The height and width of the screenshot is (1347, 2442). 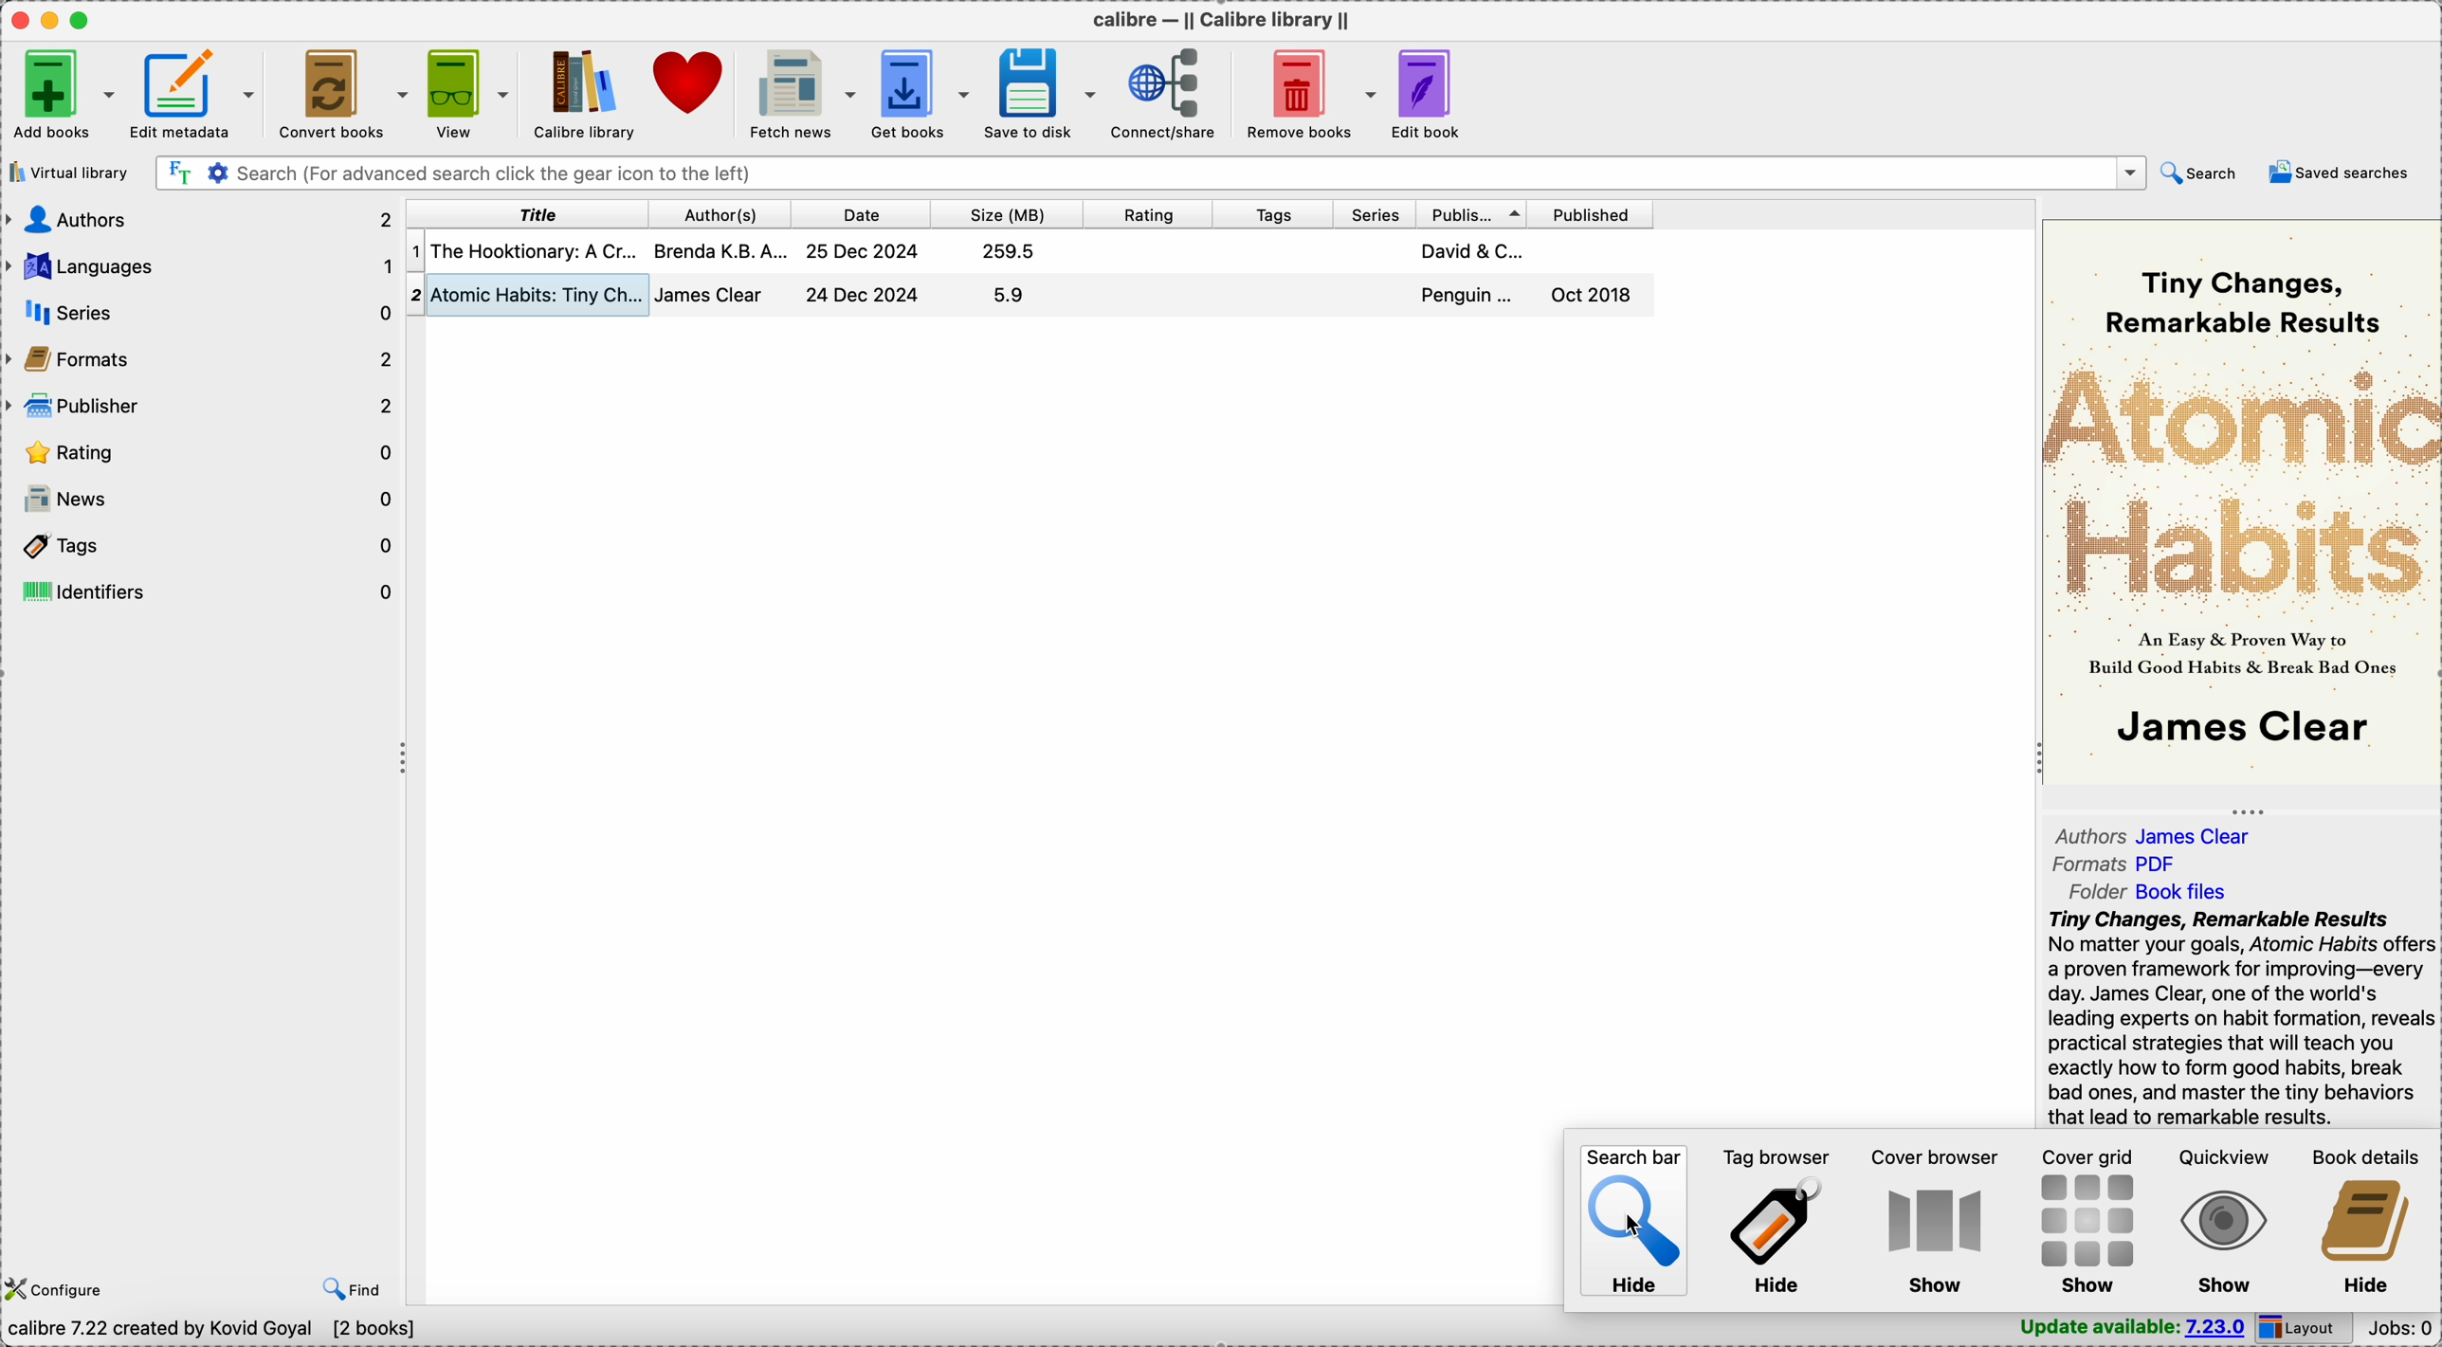 I want to click on an easy & proven way to build good habits & break bad ones, so click(x=2244, y=651).